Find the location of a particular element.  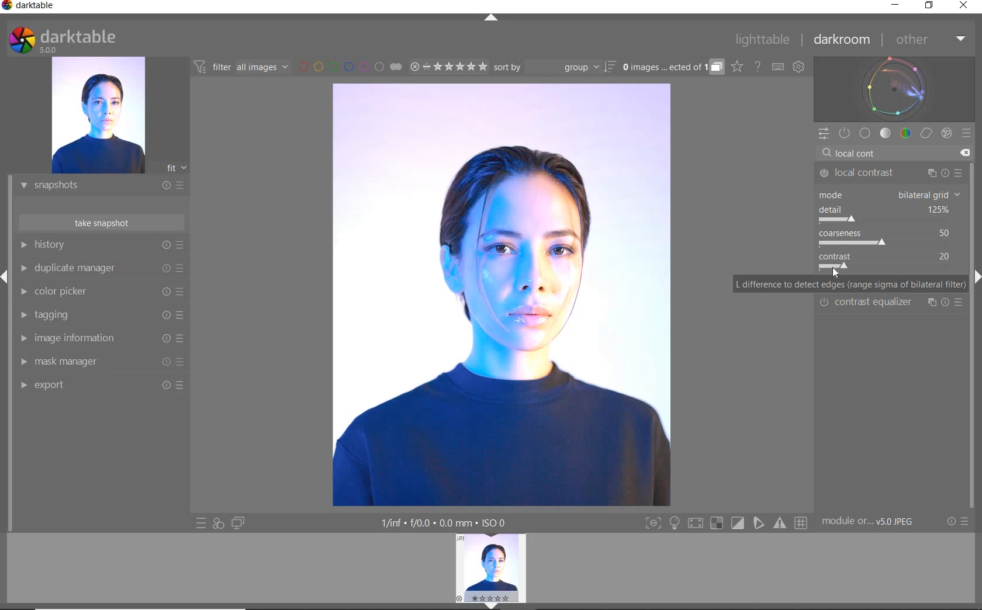

Button is located at coordinates (717, 524).